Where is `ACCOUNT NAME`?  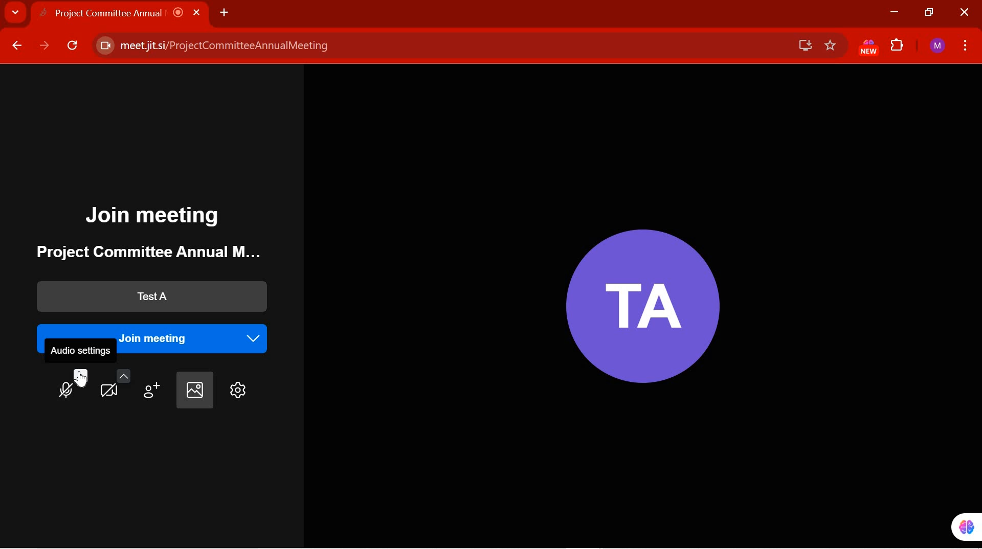 ACCOUNT NAME is located at coordinates (938, 47).